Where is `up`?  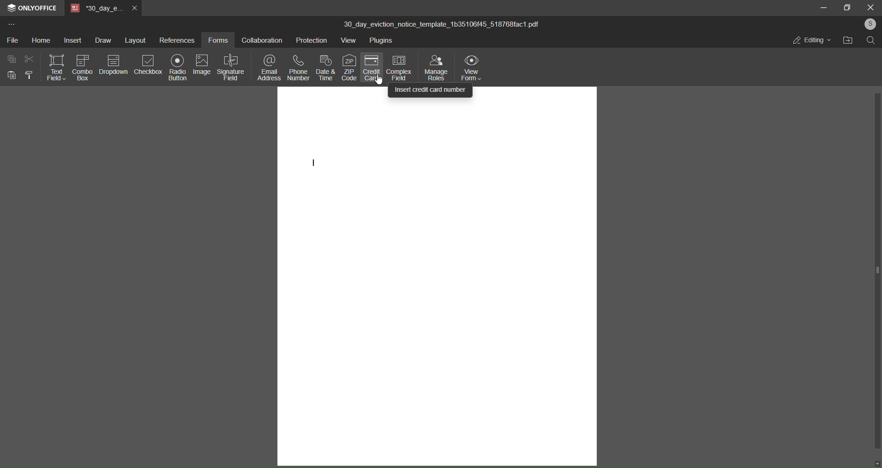
up is located at coordinates (876, 52).